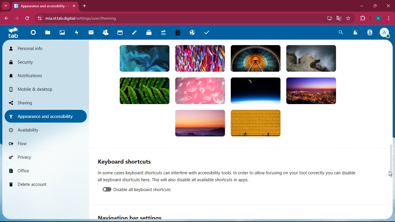 Image resolution: width=395 pixels, height=222 pixels. Describe the element at coordinates (348, 18) in the screenshot. I see `favourite` at that location.